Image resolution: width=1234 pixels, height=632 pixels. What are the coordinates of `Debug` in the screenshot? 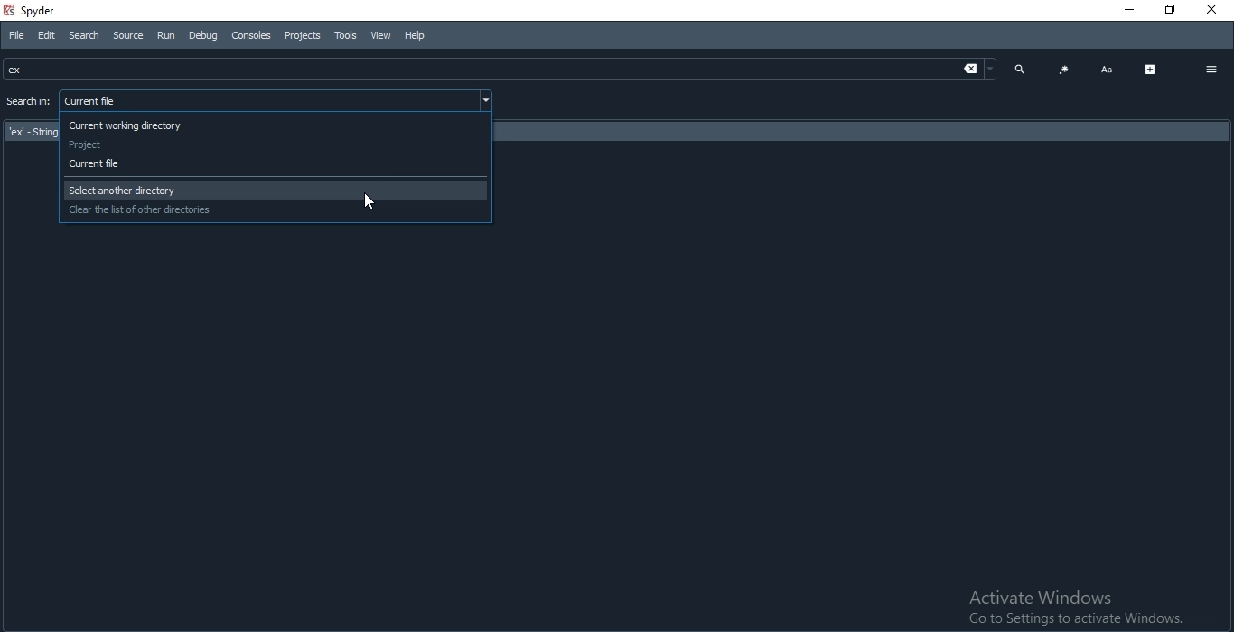 It's located at (204, 35).